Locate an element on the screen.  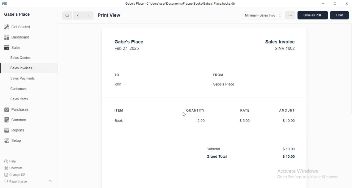
2.00 is located at coordinates (202, 121).